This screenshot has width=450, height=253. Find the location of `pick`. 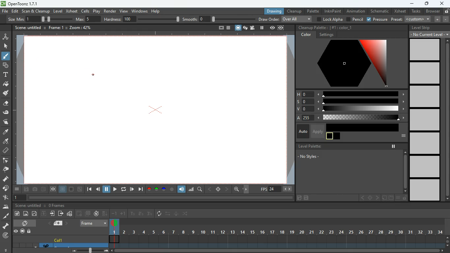

pick is located at coordinates (5, 170).